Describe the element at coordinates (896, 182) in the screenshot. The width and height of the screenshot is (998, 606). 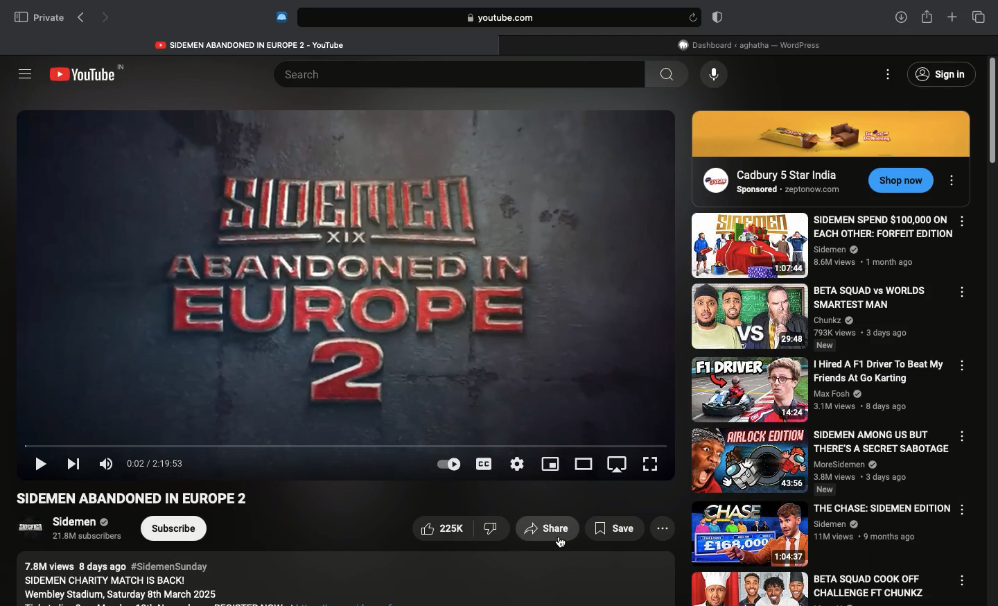
I see `CTA` at that location.